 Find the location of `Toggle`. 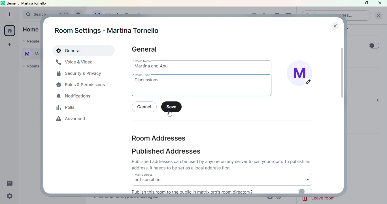

Toggle is located at coordinates (374, 46).